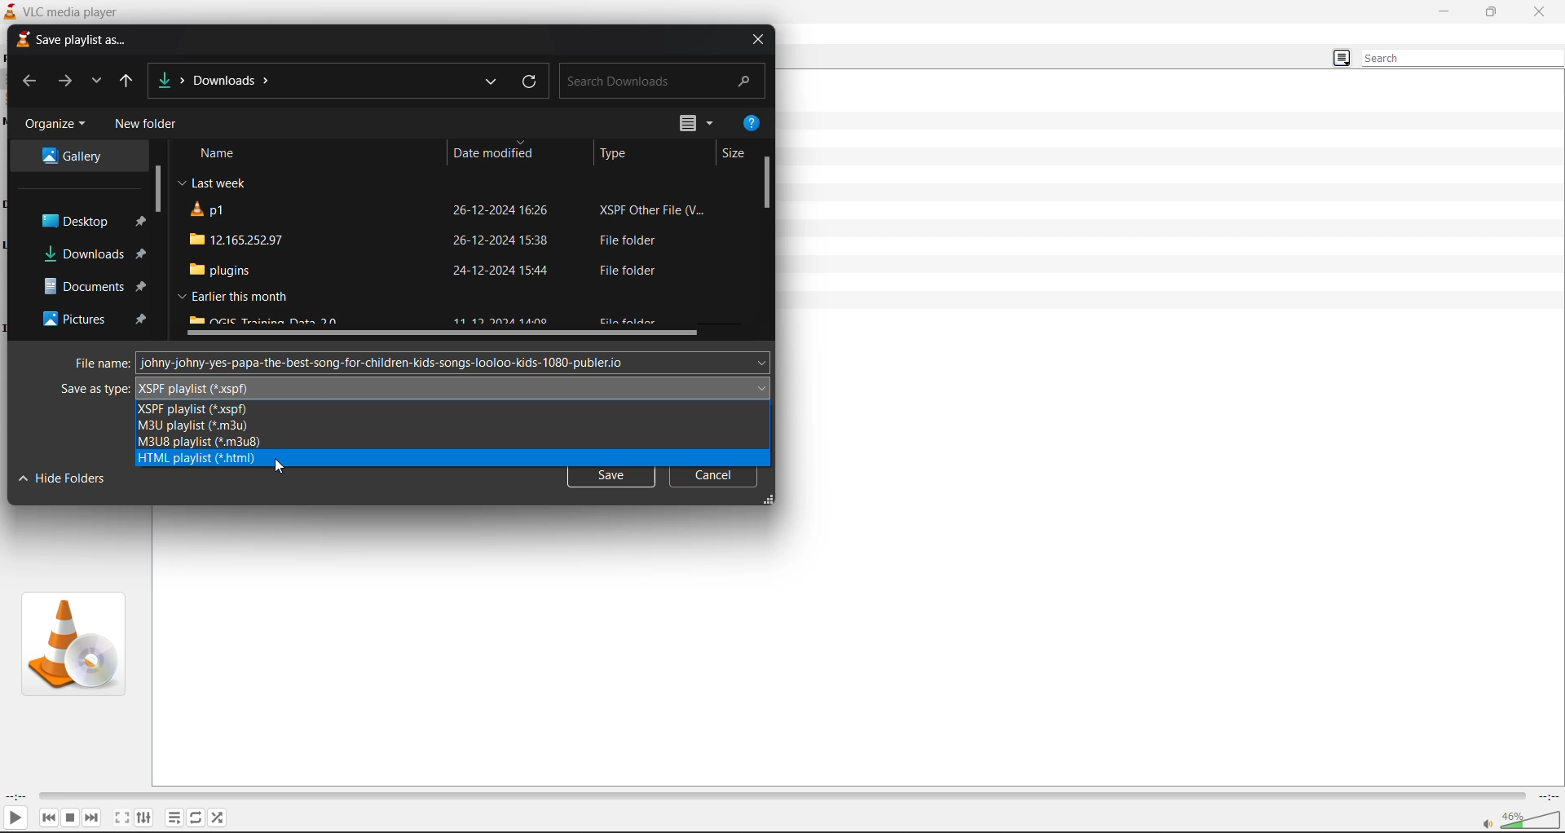 This screenshot has width=1565, height=833. What do you see at coordinates (90, 286) in the screenshot?
I see `documents` at bounding box center [90, 286].